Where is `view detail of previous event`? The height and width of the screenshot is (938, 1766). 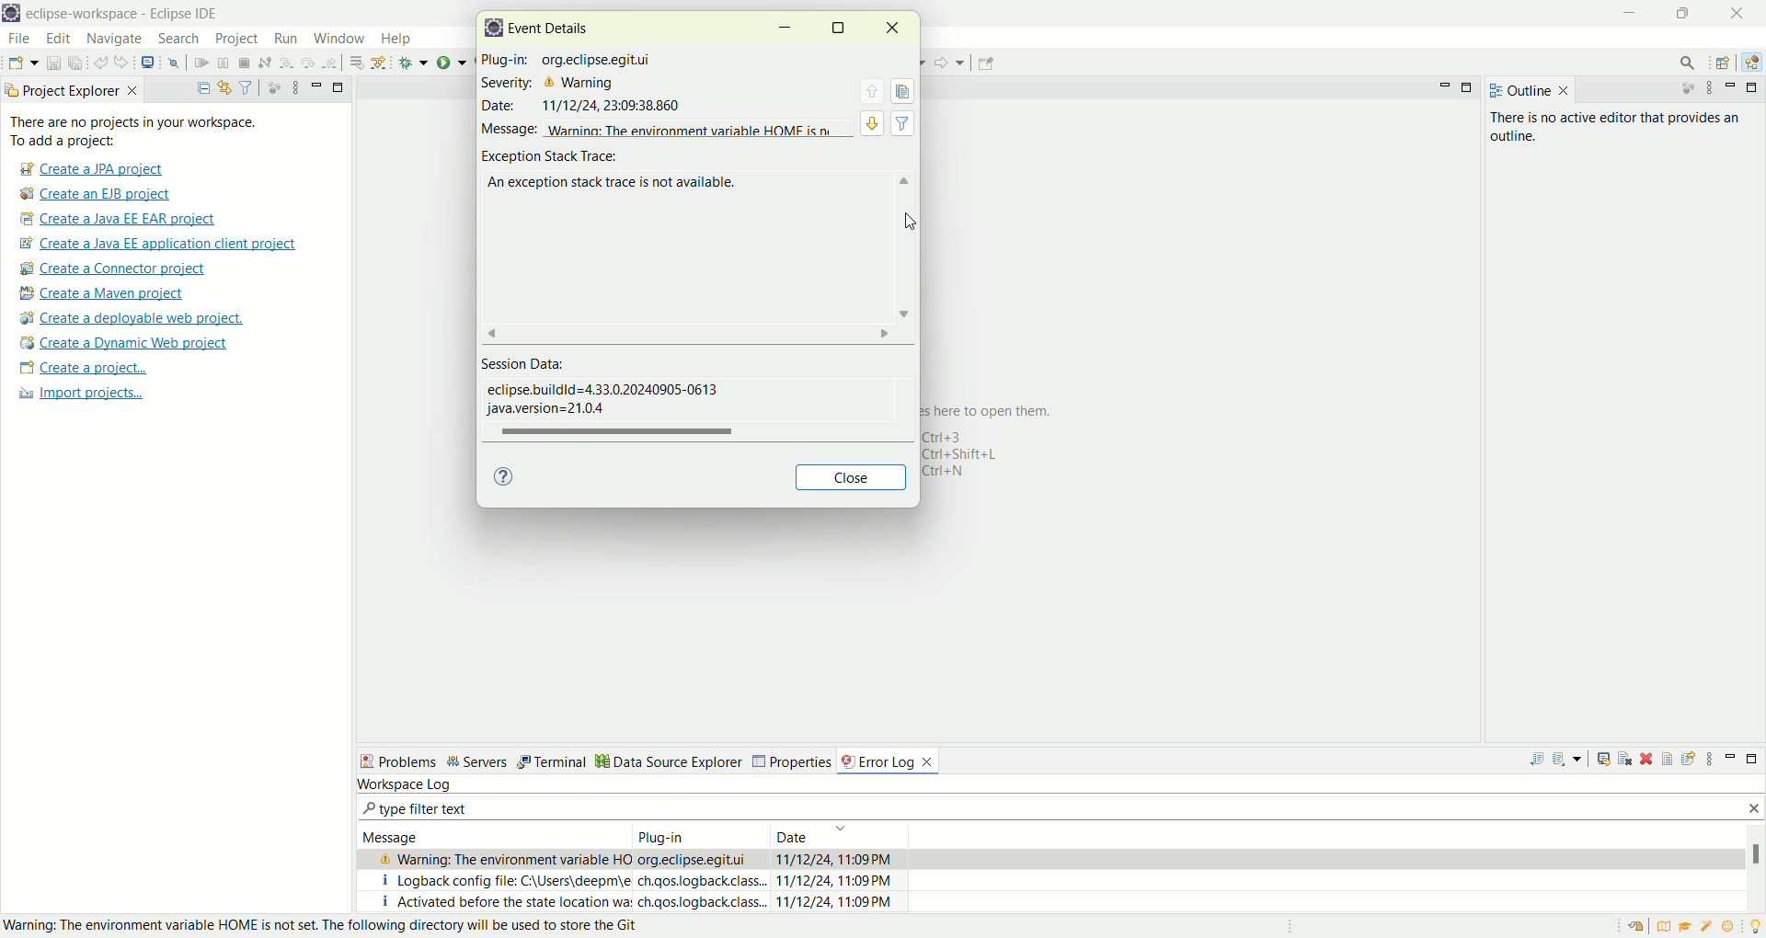
view detail of previous event is located at coordinates (873, 94).